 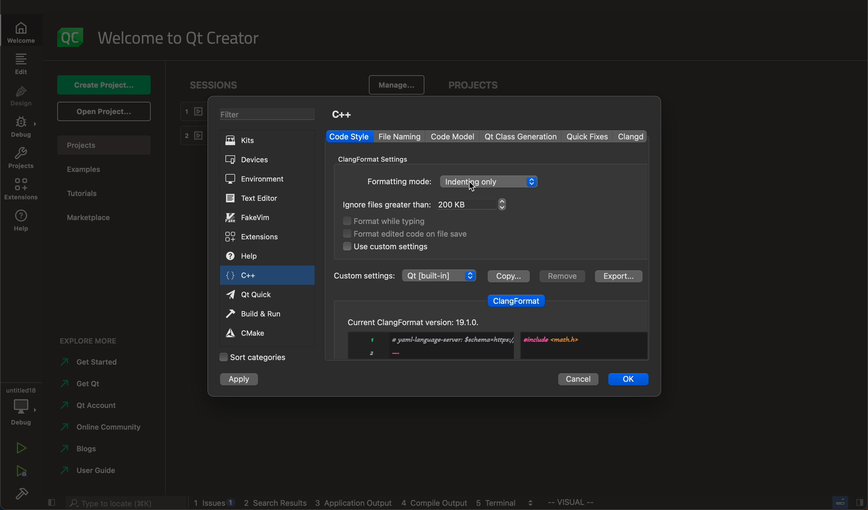 I want to click on logs, so click(x=368, y=503).